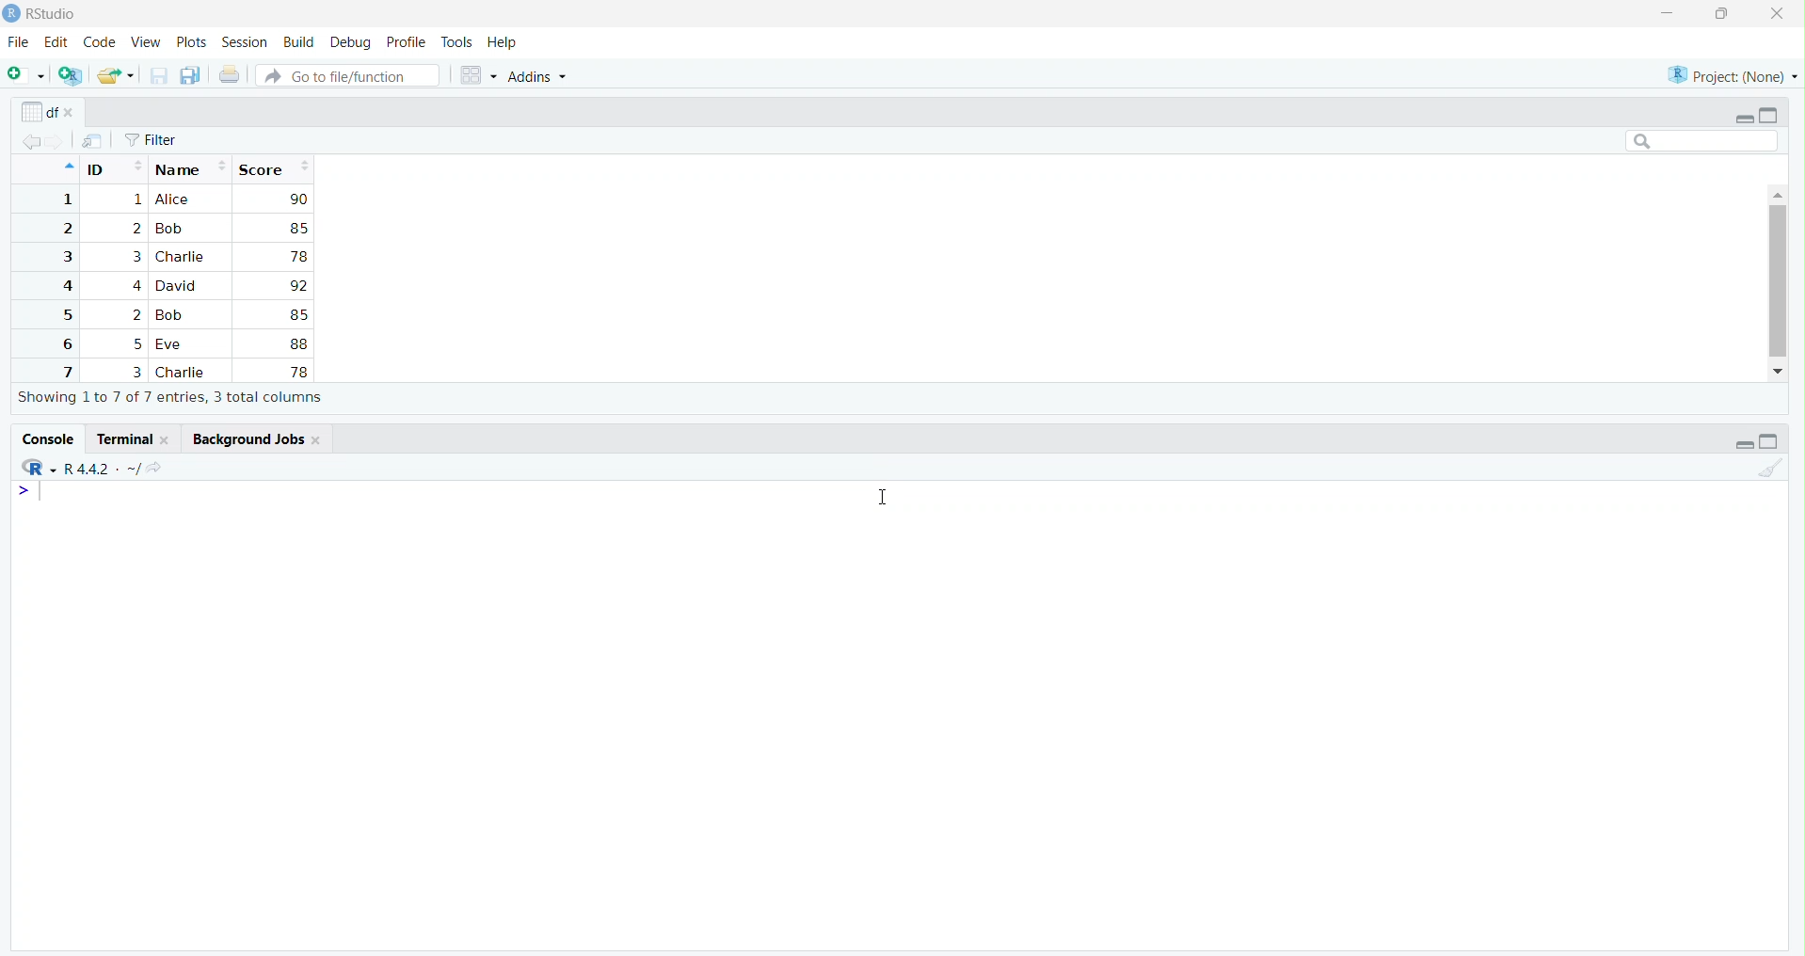 This screenshot has width=1805, height=956. Describe the element at coordinates (158, 76) in the screenshot. I see `save` at that location.